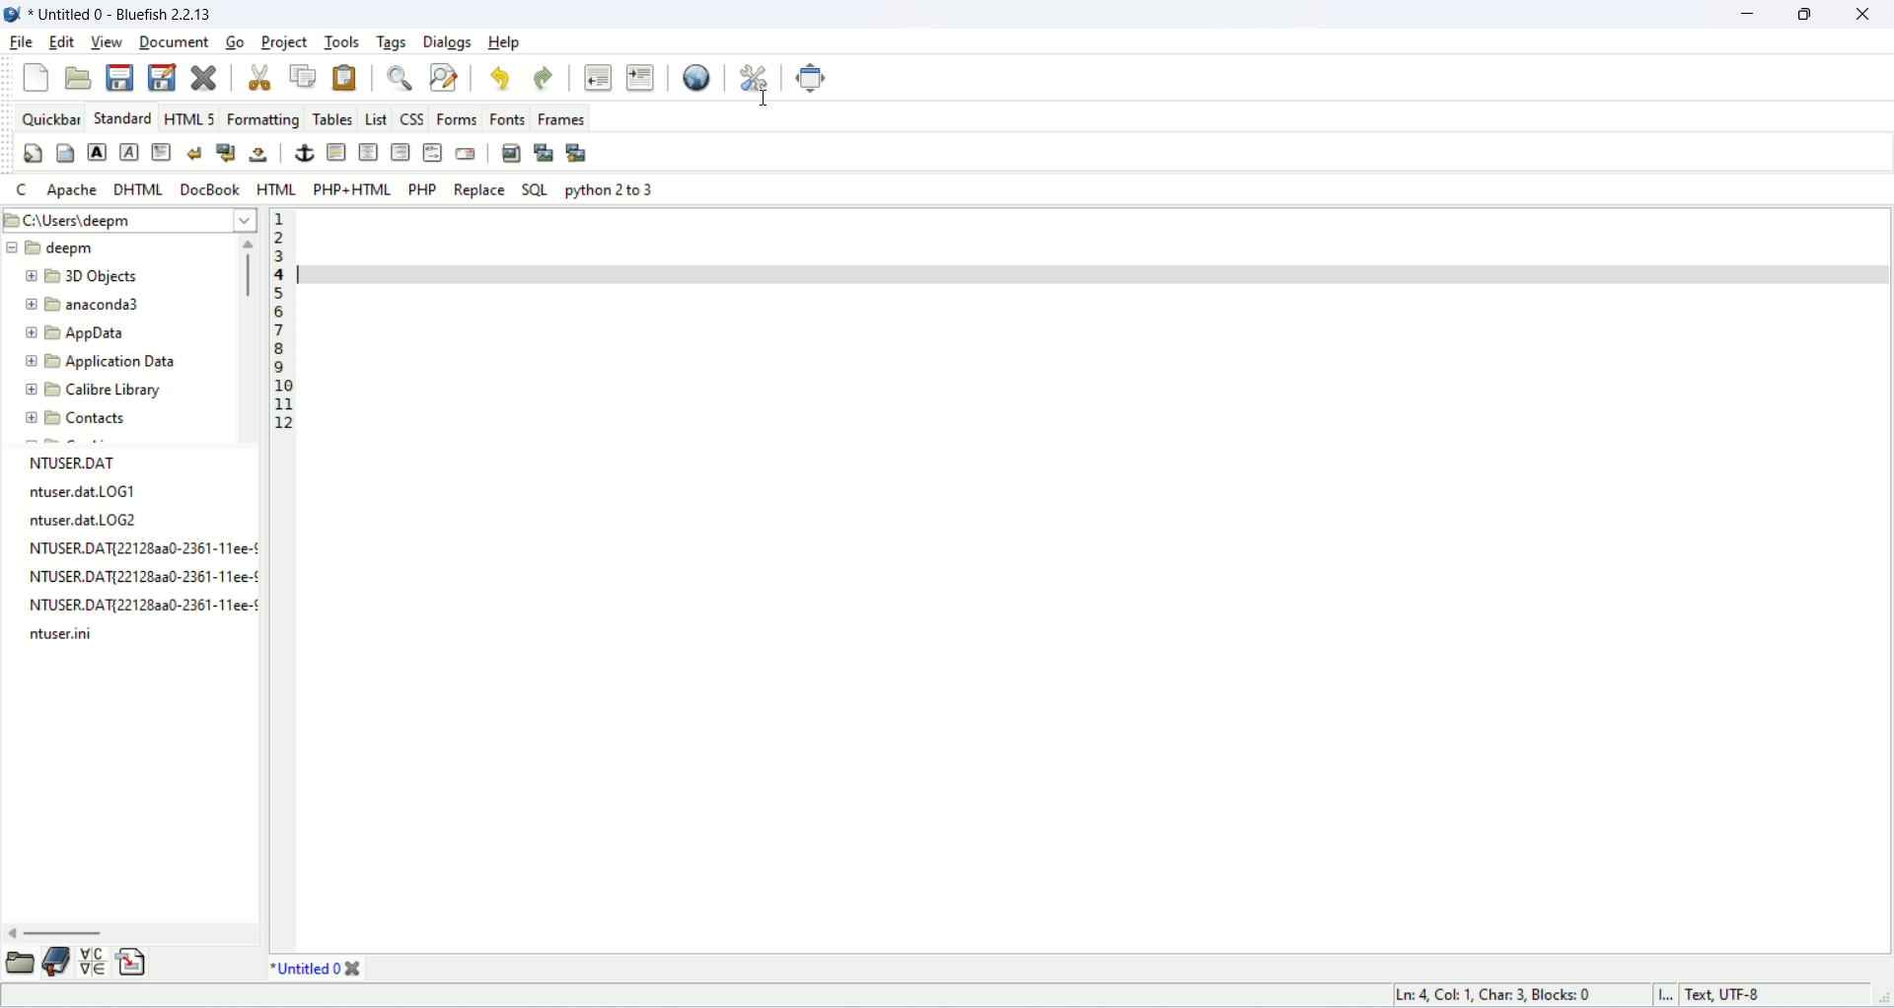 Image resolution: width=1894 pixels, height=1008 pixels. What do you see at coordinates (93, 390) in the screenshot?
I see `calibre library` at bounding box center [93, 390].